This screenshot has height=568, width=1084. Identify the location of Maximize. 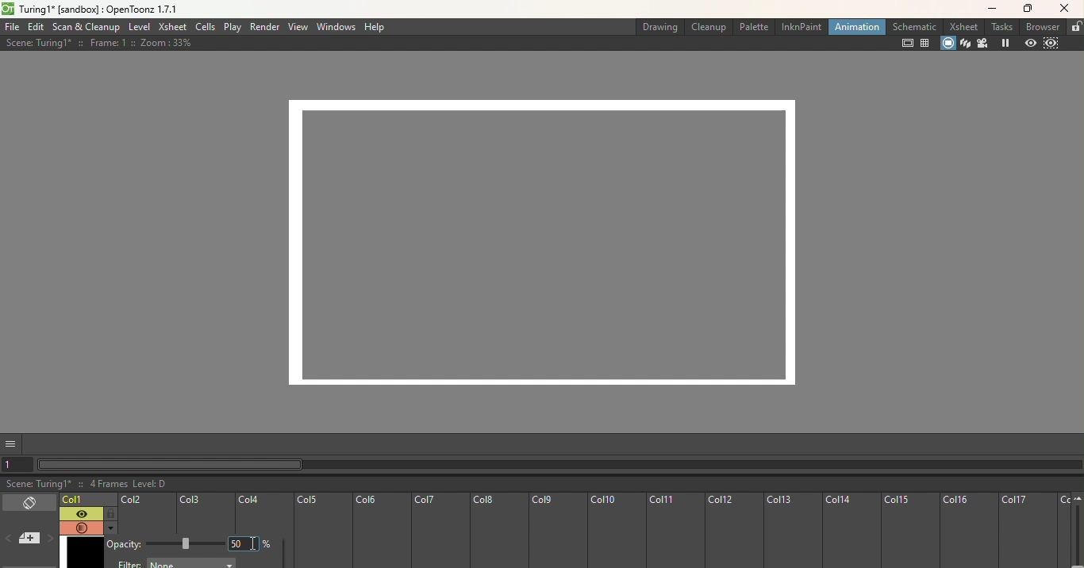
(1031, 8).